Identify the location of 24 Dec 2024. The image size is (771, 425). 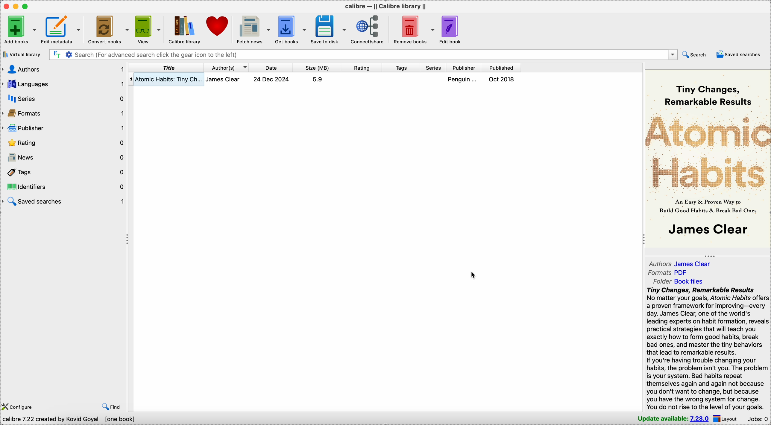
(271, 79).